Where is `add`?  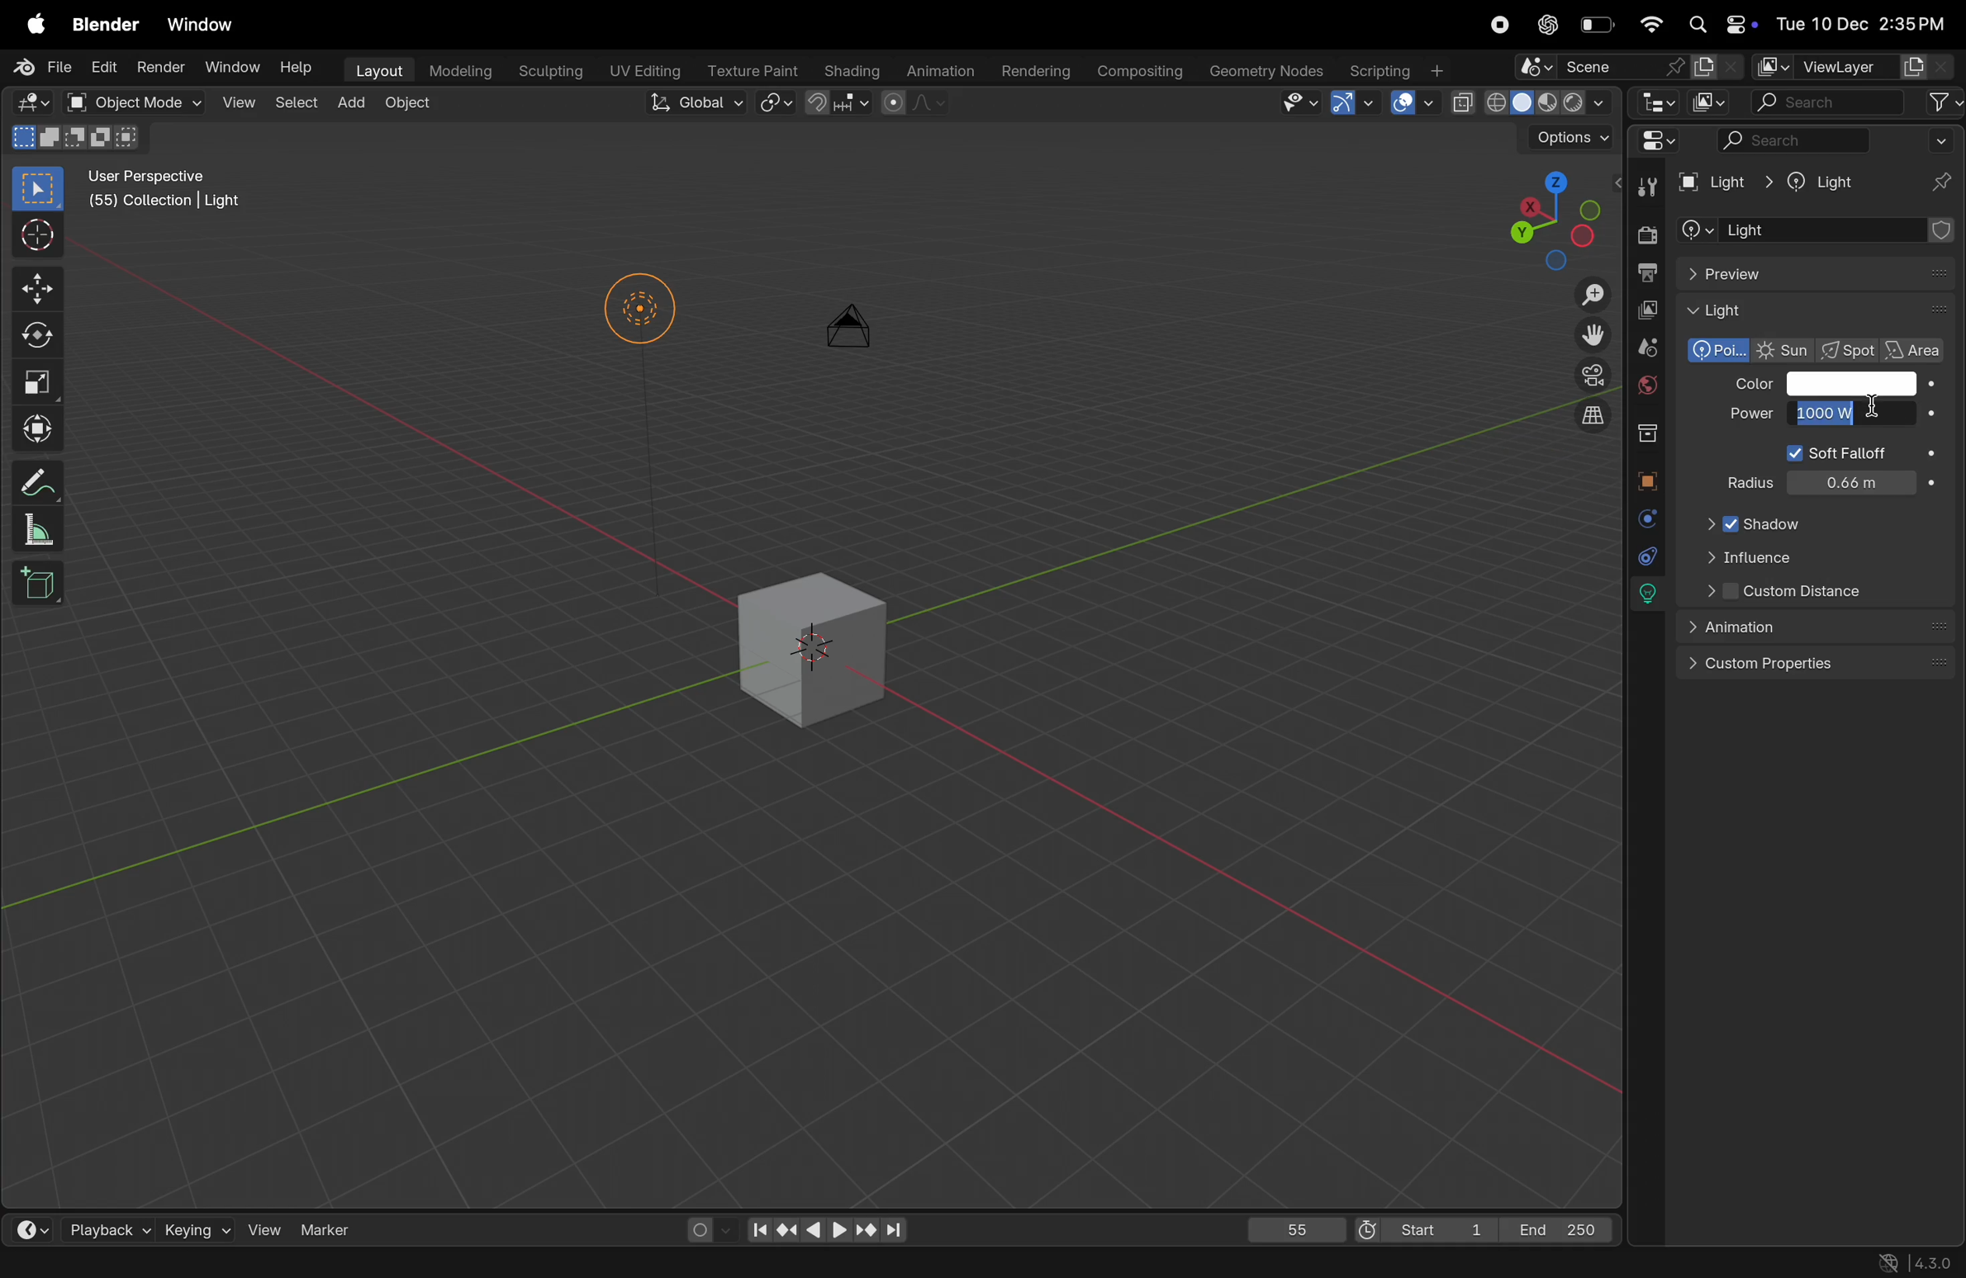 add is located at coordinates (354, 105).